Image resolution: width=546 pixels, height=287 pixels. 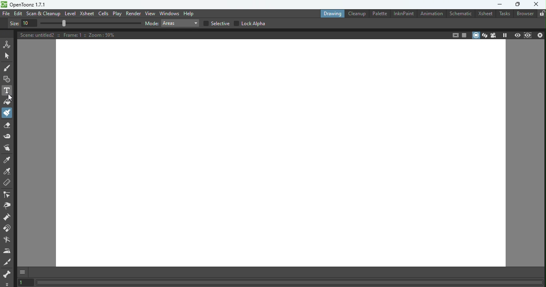 What do you see at coordinates (8, 261) in the screenshot?
I see `Cutter tool` at bounding box center [8, 261].